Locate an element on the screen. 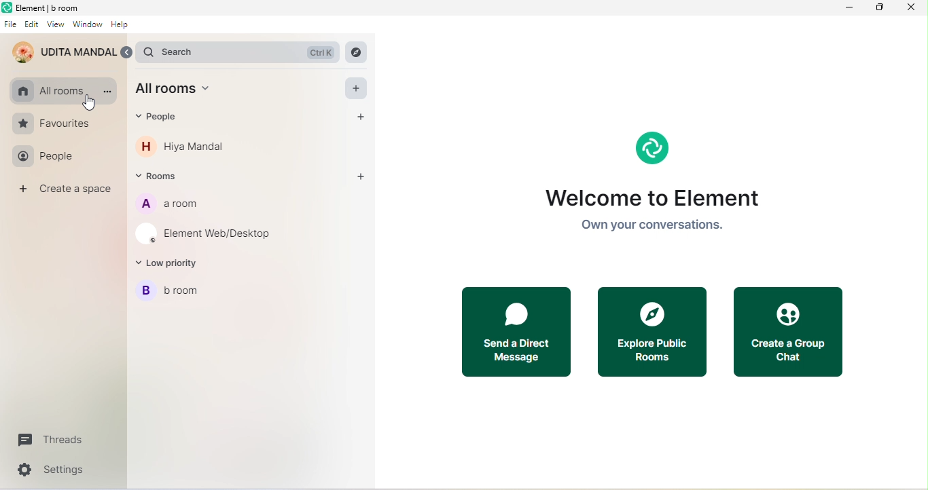  edit is located at coordinates (32, 24).